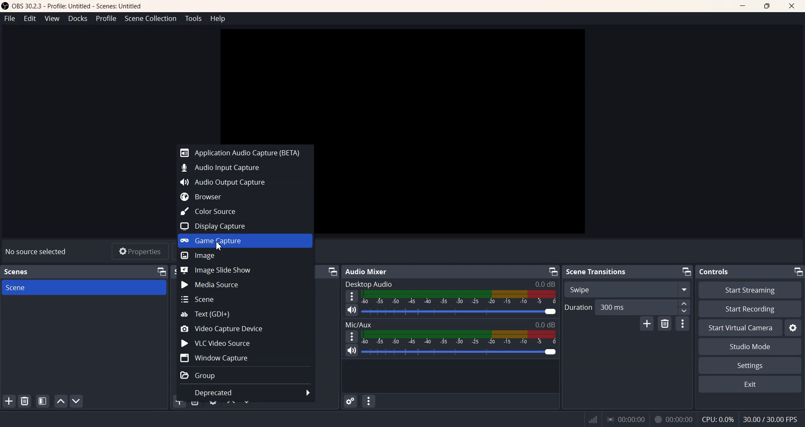 The height and width of the screenshot is (427, 805). I want to click on Window Capture, so click(245, 357).